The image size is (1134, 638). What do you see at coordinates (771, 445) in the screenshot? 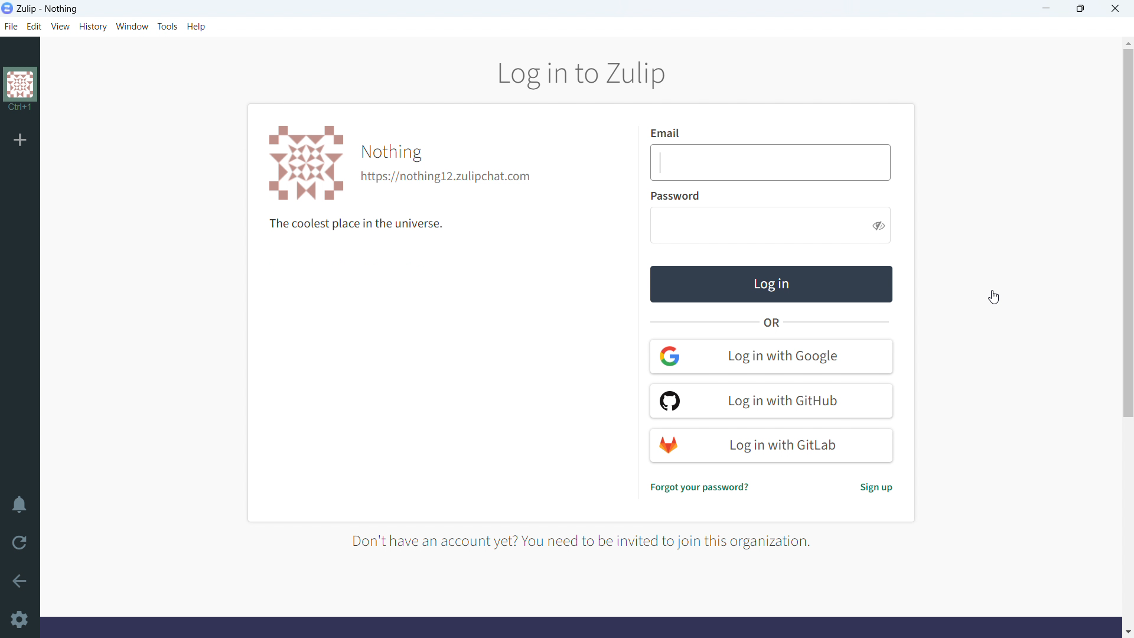
I see `login with gitlab` at bounding box center [771, 445].